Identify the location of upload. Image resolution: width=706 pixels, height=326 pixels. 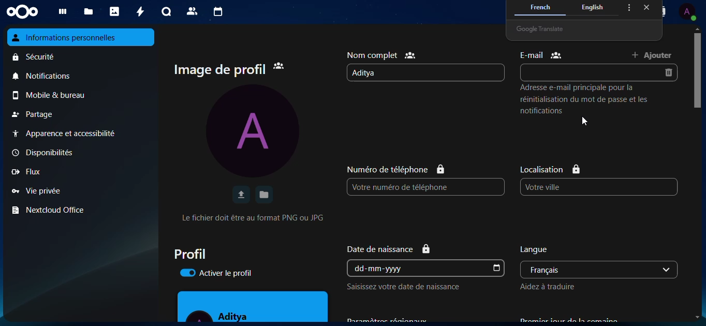
(241, 195).